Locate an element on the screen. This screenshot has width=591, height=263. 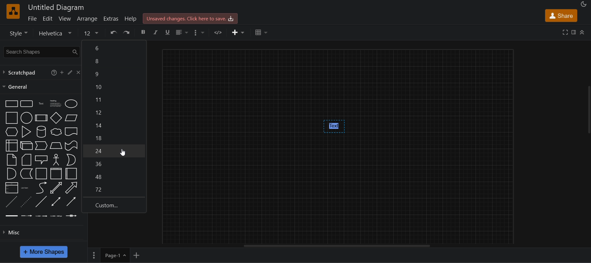
Callout is located at coordinates (41, 160).